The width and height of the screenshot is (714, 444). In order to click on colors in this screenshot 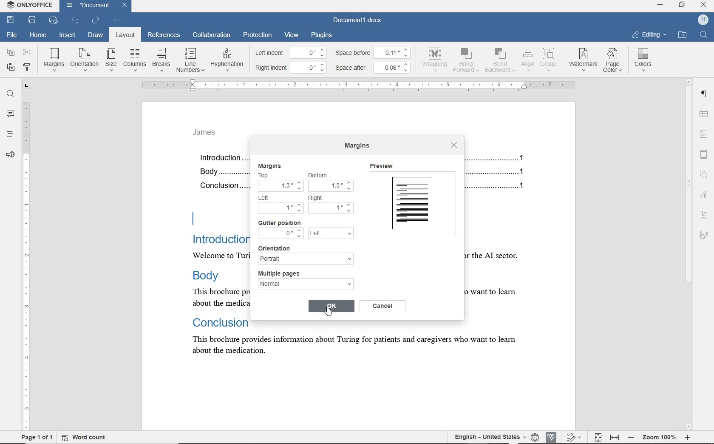, I will do `click(645, 60)`.